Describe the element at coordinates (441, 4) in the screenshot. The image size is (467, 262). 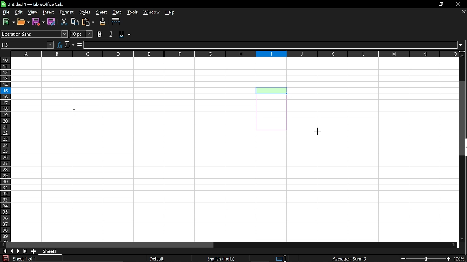
I see `Restore down` at that location.